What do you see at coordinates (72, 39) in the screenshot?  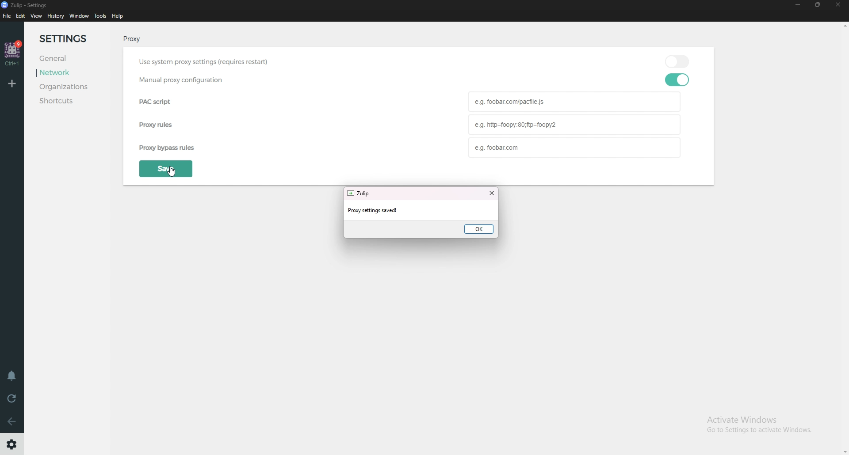 I see `Settings` at bounding box center [72, 39].